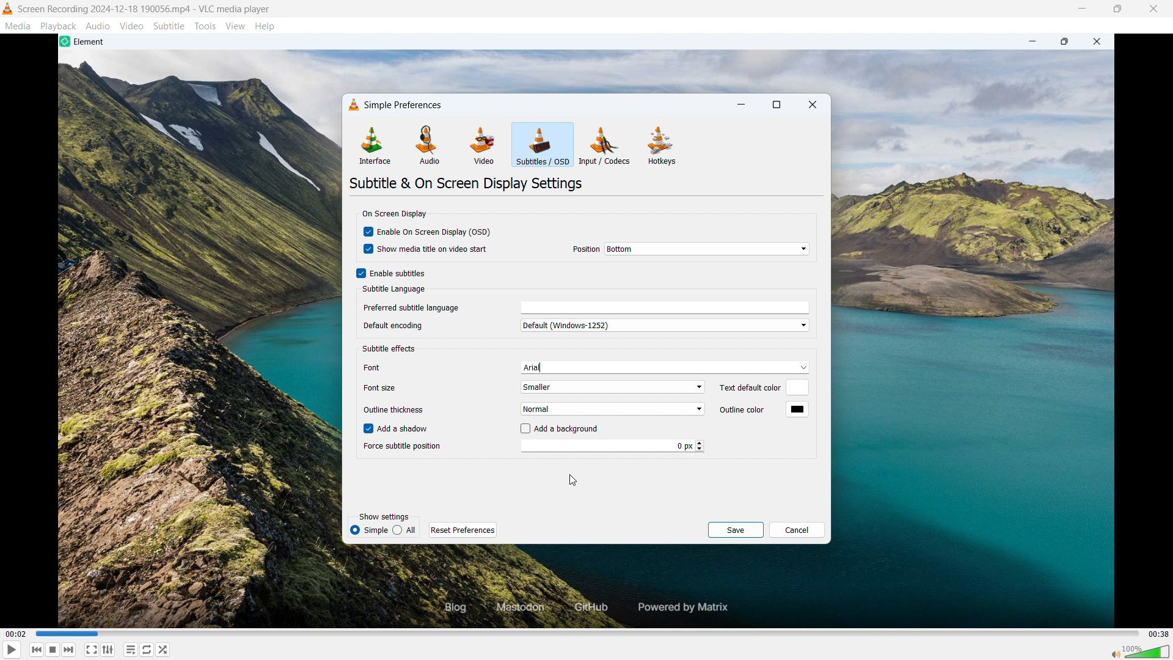 The image size is (1173, 660). I want to click on preferred subtitle language, so click(665, 309).